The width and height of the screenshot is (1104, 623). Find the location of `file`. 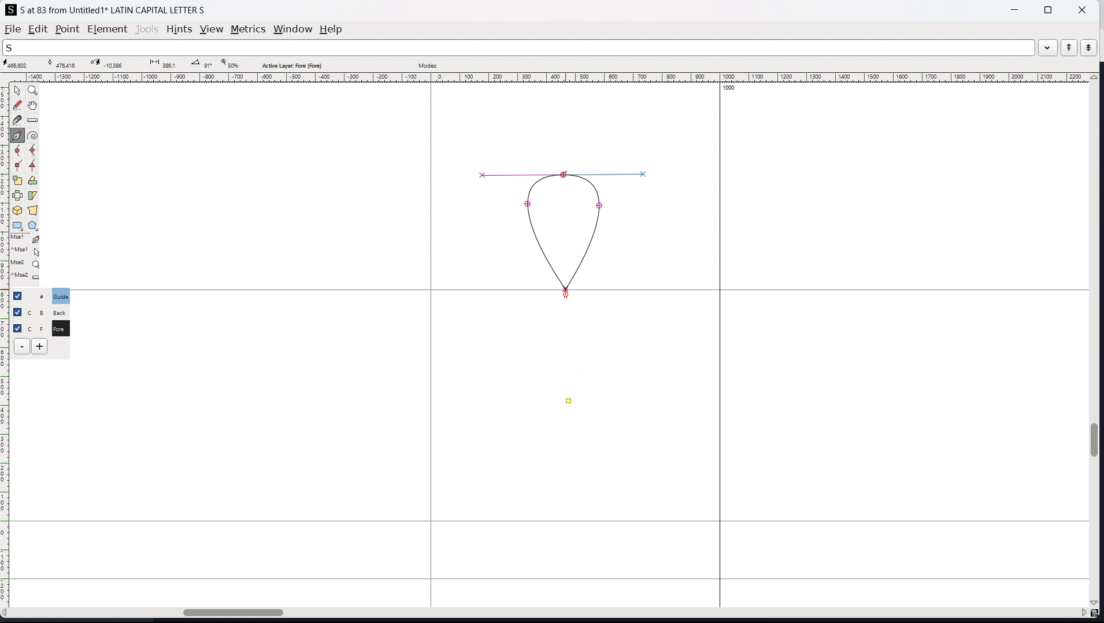

file is located at coordinates (13, 29).